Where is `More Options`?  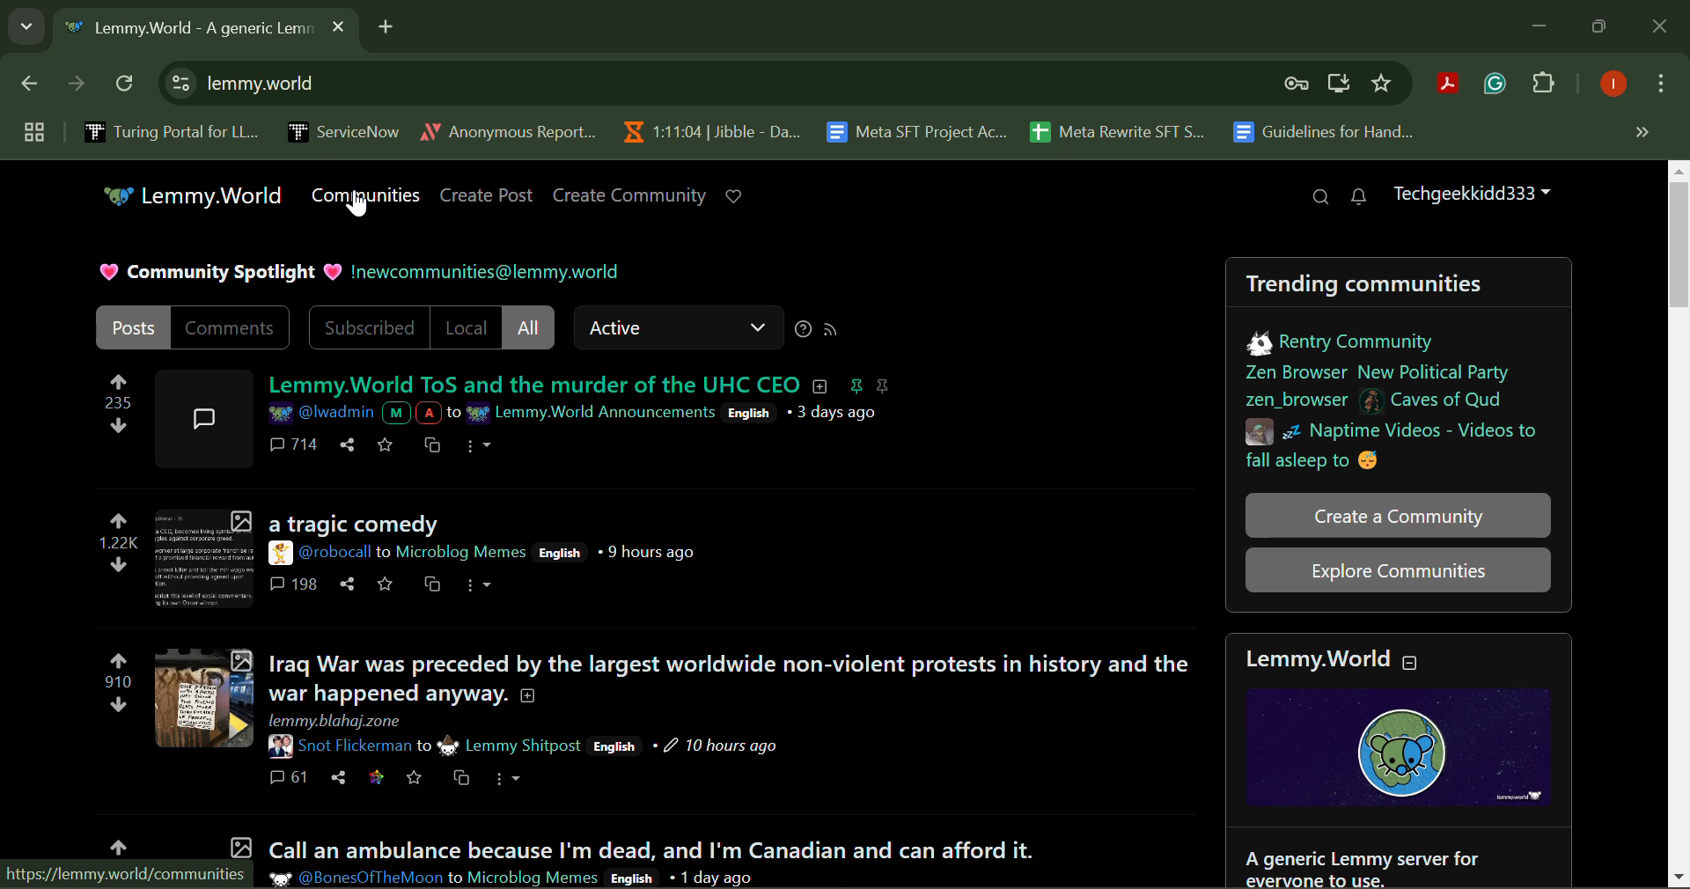 More Options is located at coordinates (479, 586).